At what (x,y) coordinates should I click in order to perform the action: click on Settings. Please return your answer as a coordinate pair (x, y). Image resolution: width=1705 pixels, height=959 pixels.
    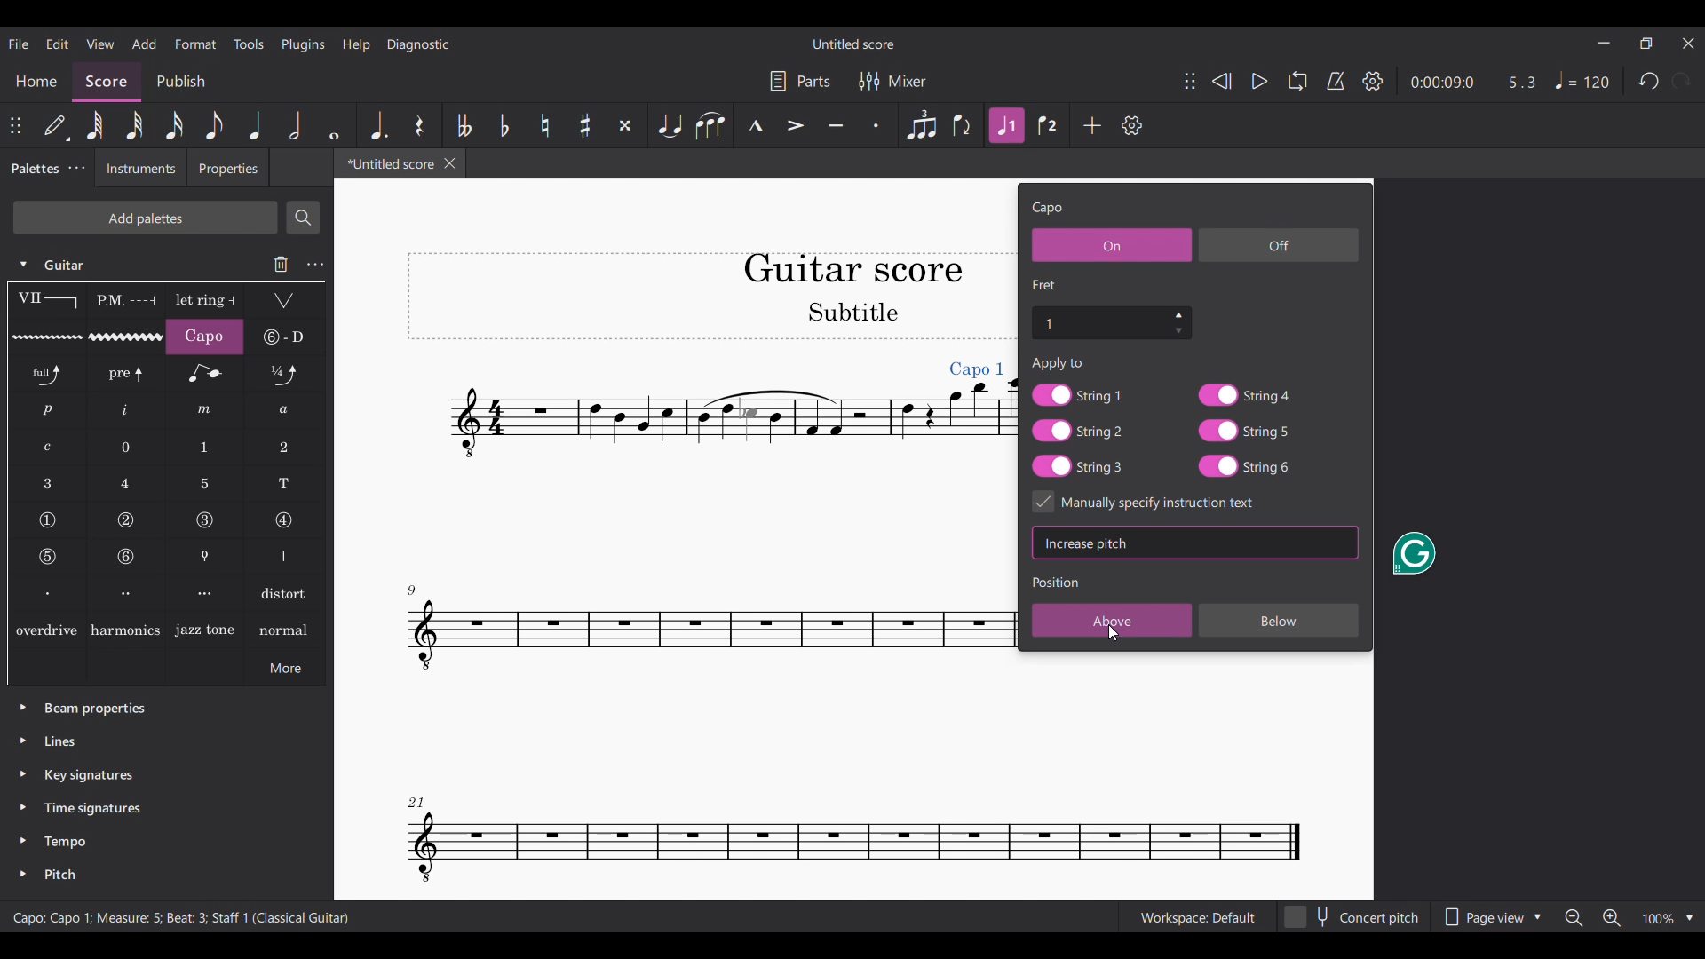
    Looking at the image, I should click on (1132, 125).